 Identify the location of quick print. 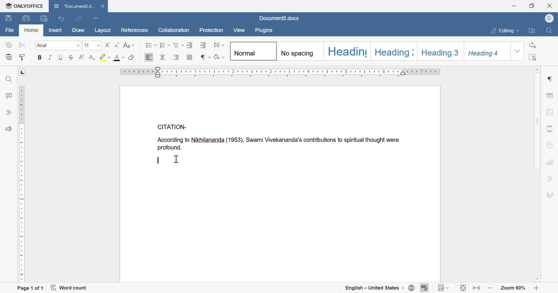
(43, 18).